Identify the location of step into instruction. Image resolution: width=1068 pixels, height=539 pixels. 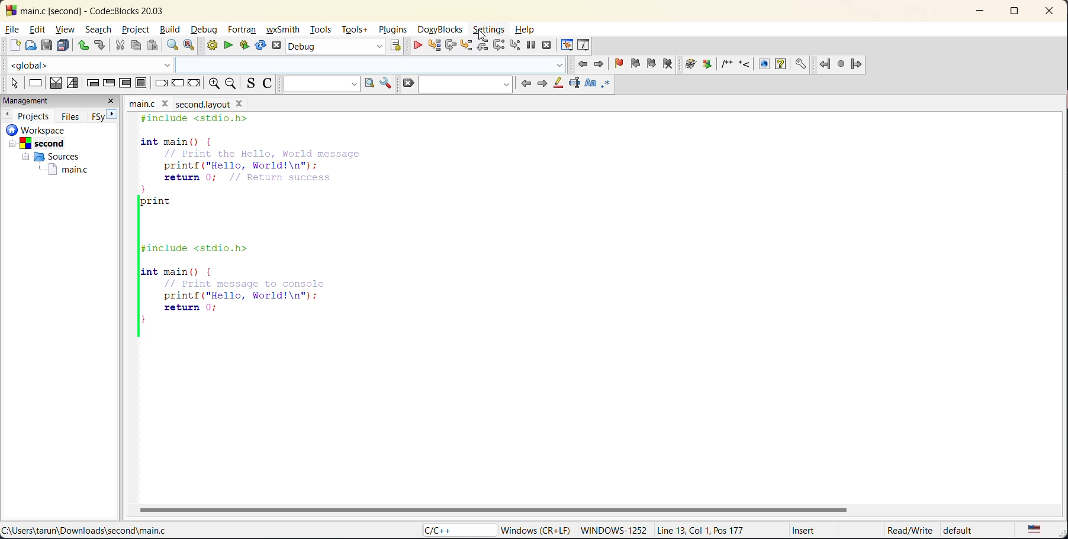
(516, 45).